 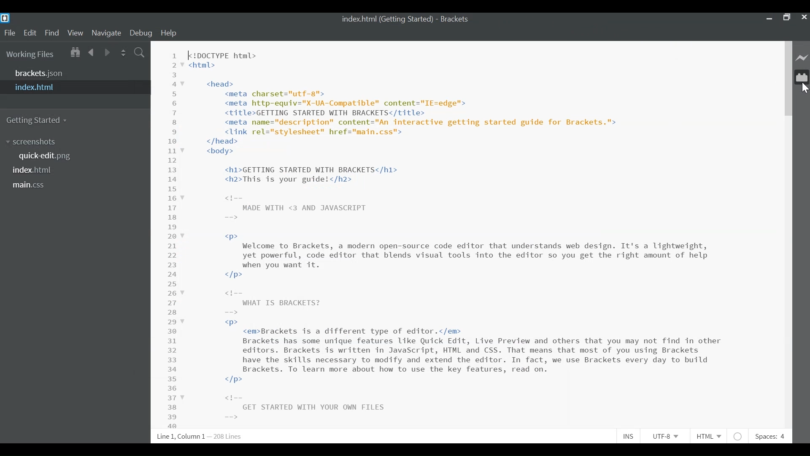 I want to click on [<!DOCTYPE html>
<html>
<head>
<meta charset="utf-8">
<meta http-equiv="X-UA-Compatible" content="IE=edge">
<title>GETTING STARTED WITH BRACKETS</title>
<meta name="description" content="An interactive getting started guide for Brackets.">
<link rel="stylesheet" href="main.css">
</head>
<body>
<h1>GETTING STARTED WITH BRACKETS</h1>
<h2>This is your guide!</h2>
<t--
MADE WITH <3 AND JAVASCRIPT
-—>
<p>
Welcome to Brackets, a modern open-source code editor that understands web design. It's a lightweight,
yet powerful, code editor that blends visual tools into the editor so you get the right amount of help
when you want it.
</p>
<t--
WHAT IS BRACKETS?
-—>
<p>
<em>Brackets is a different type of editor.</em>
Brackets has some unique features like Quick Edit, Live Preview and others that you may not find in other
editors. Brackets is written in JavaScript, HTML and CSS. That means that most of you using Brackets
have the skills necessary to modify and extend the editor. In fact, we use Brackets every day to build
Brackets. To learn more about how to use the key features, read on.
</p>
<t--
GET STARTED WITH YOUR OWN FILES
==, so click(x=471, y=236).